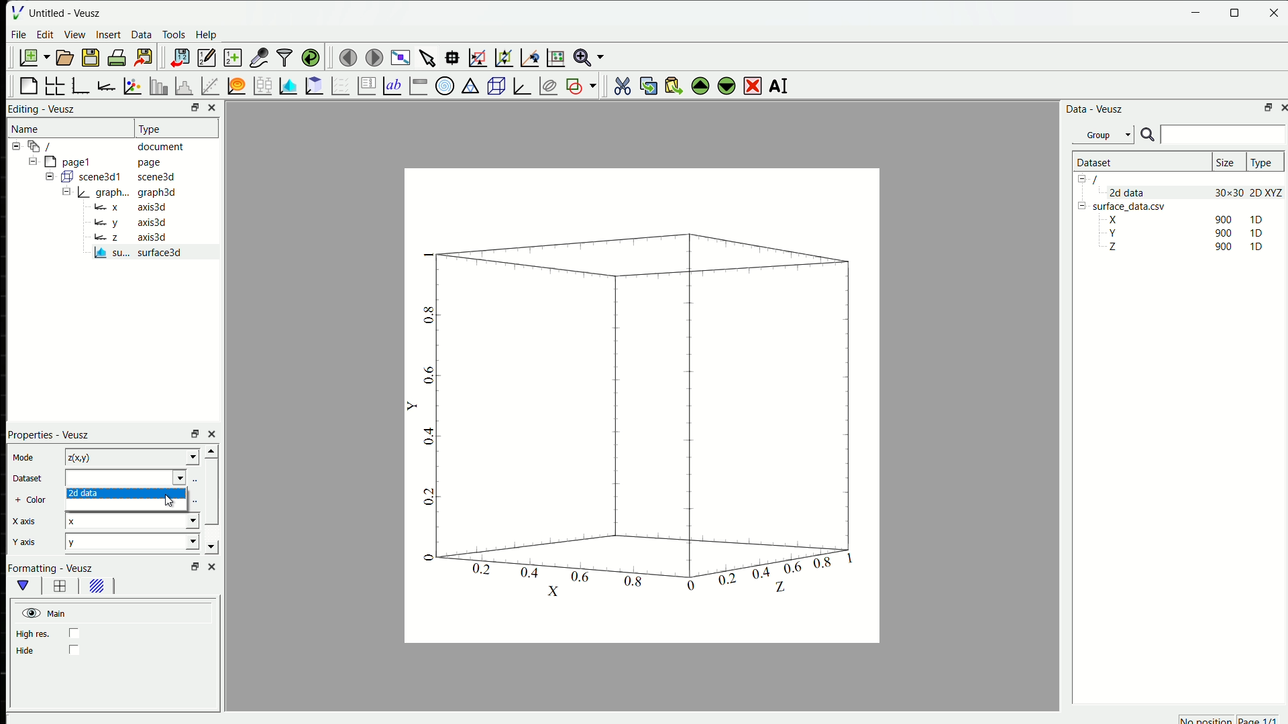 The height and width of the screenshot is (724, 1288). What do you see at coordinates (727, 85) in the screenshot?
I see `move the selected widget down` at bounding box center [727, 85].